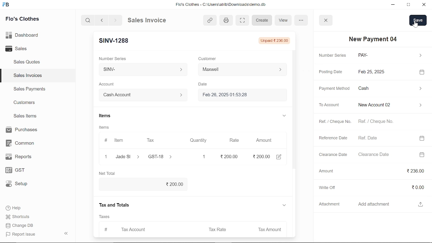 This screenshot has height=243, width=432. What do you see at coordinates (21, 157) in the screenshot?
I see `Reports.` at bounding box center [21, 157].